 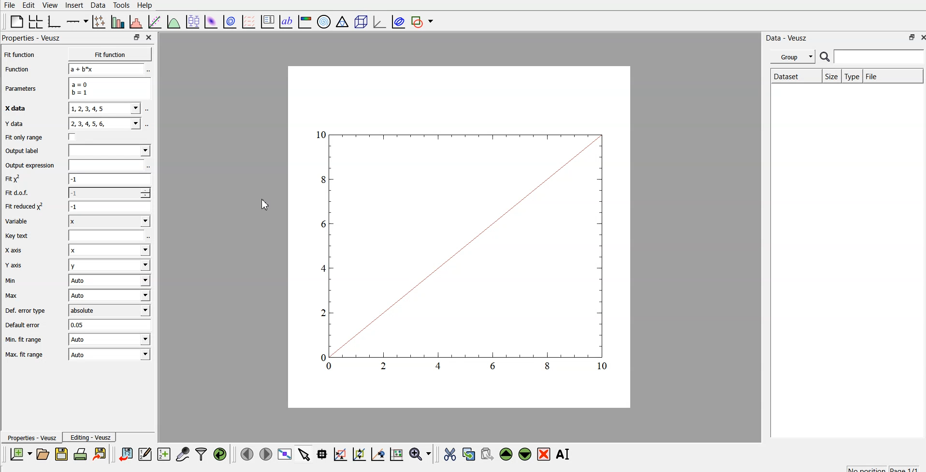 What do you see at coordinates (221, 455) in the screenshot?
I see `reload linked data sets` at bounding box center [221, 455].